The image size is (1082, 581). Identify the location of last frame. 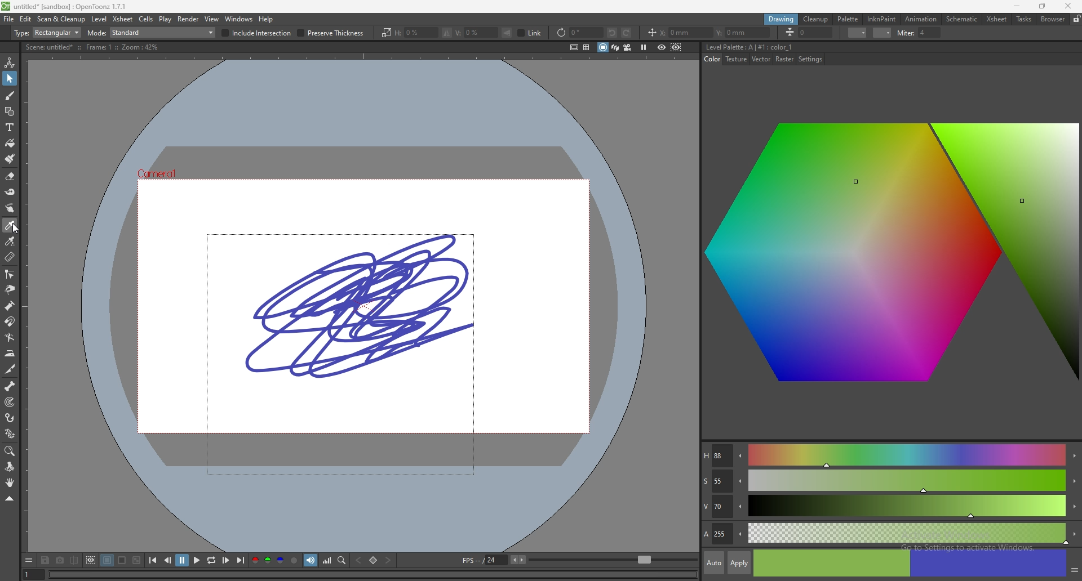
(240, 560).